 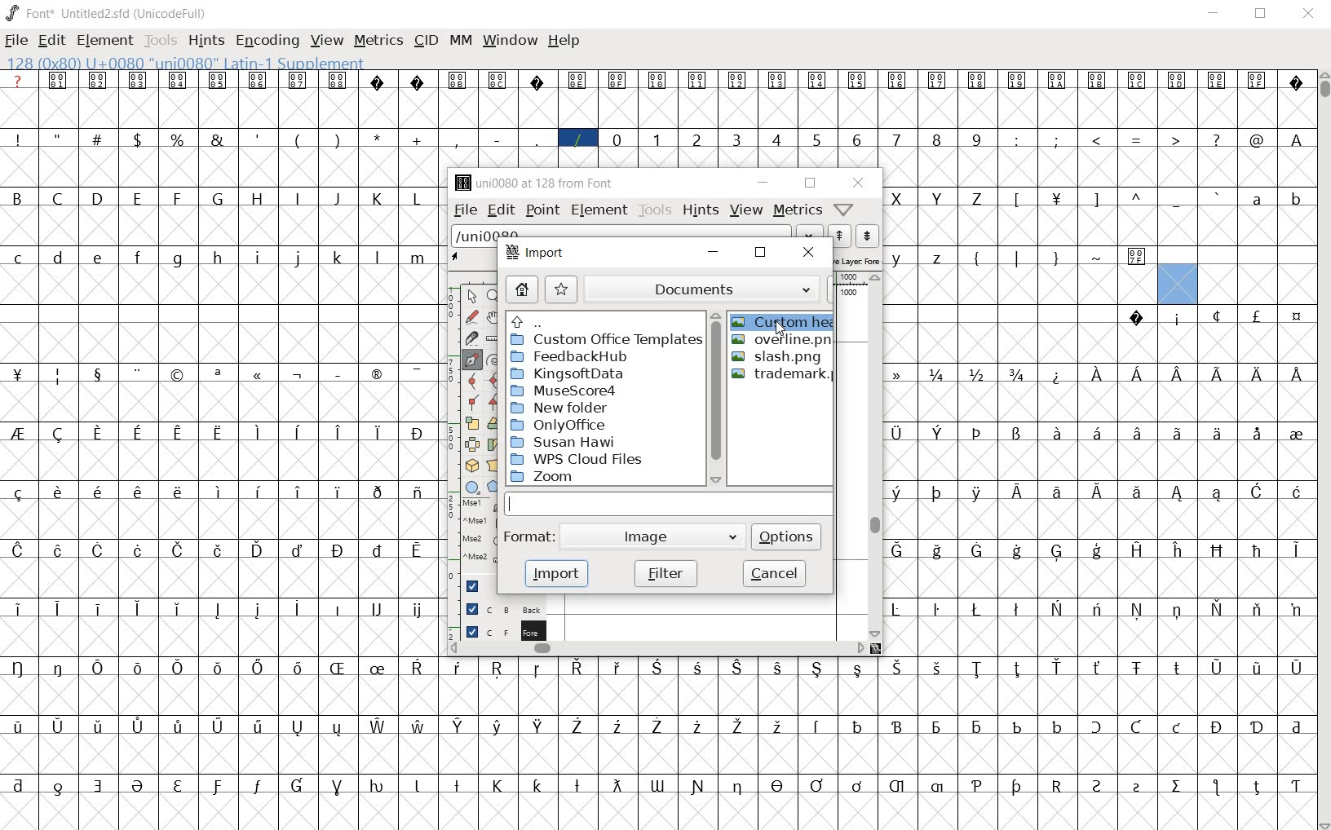 What do you see at coordinates (539, 726) in the screenshot?
I see `glyph` at bounding box center [539, 726].